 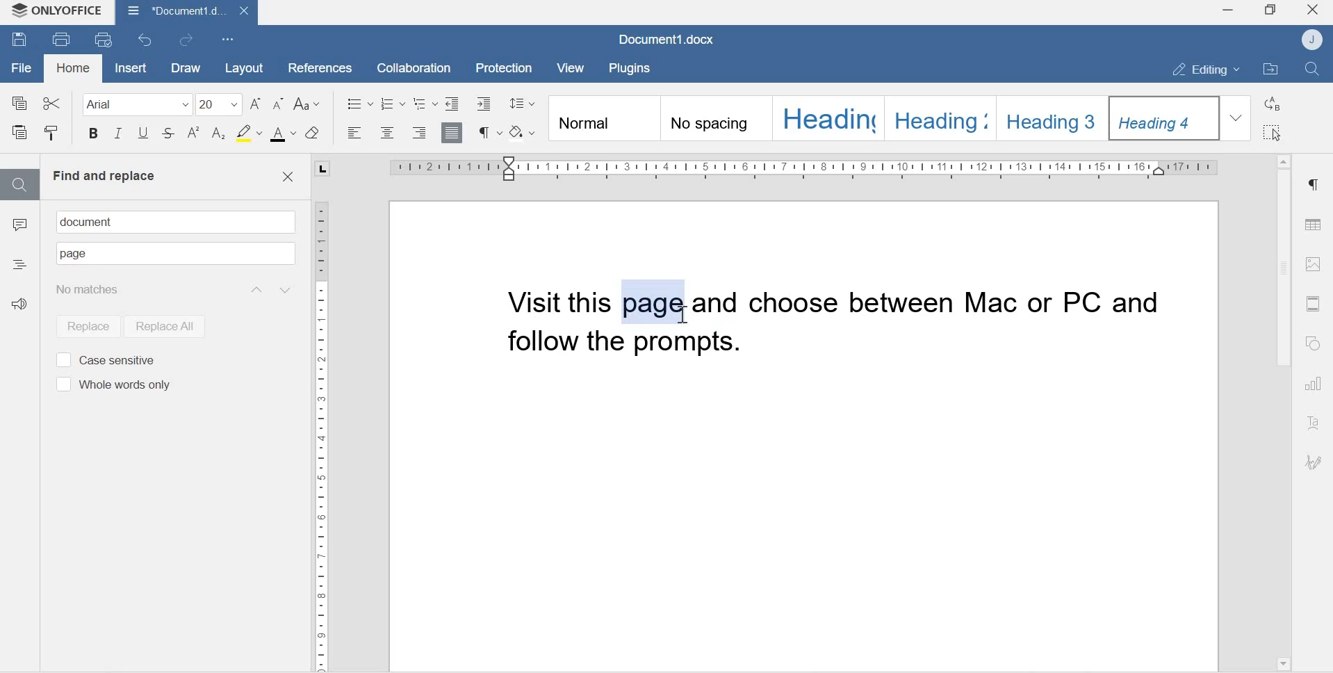 What do you see at coordinates (74, 254) in the screenshot?
I see `Text` at bounding box center [74, 254].